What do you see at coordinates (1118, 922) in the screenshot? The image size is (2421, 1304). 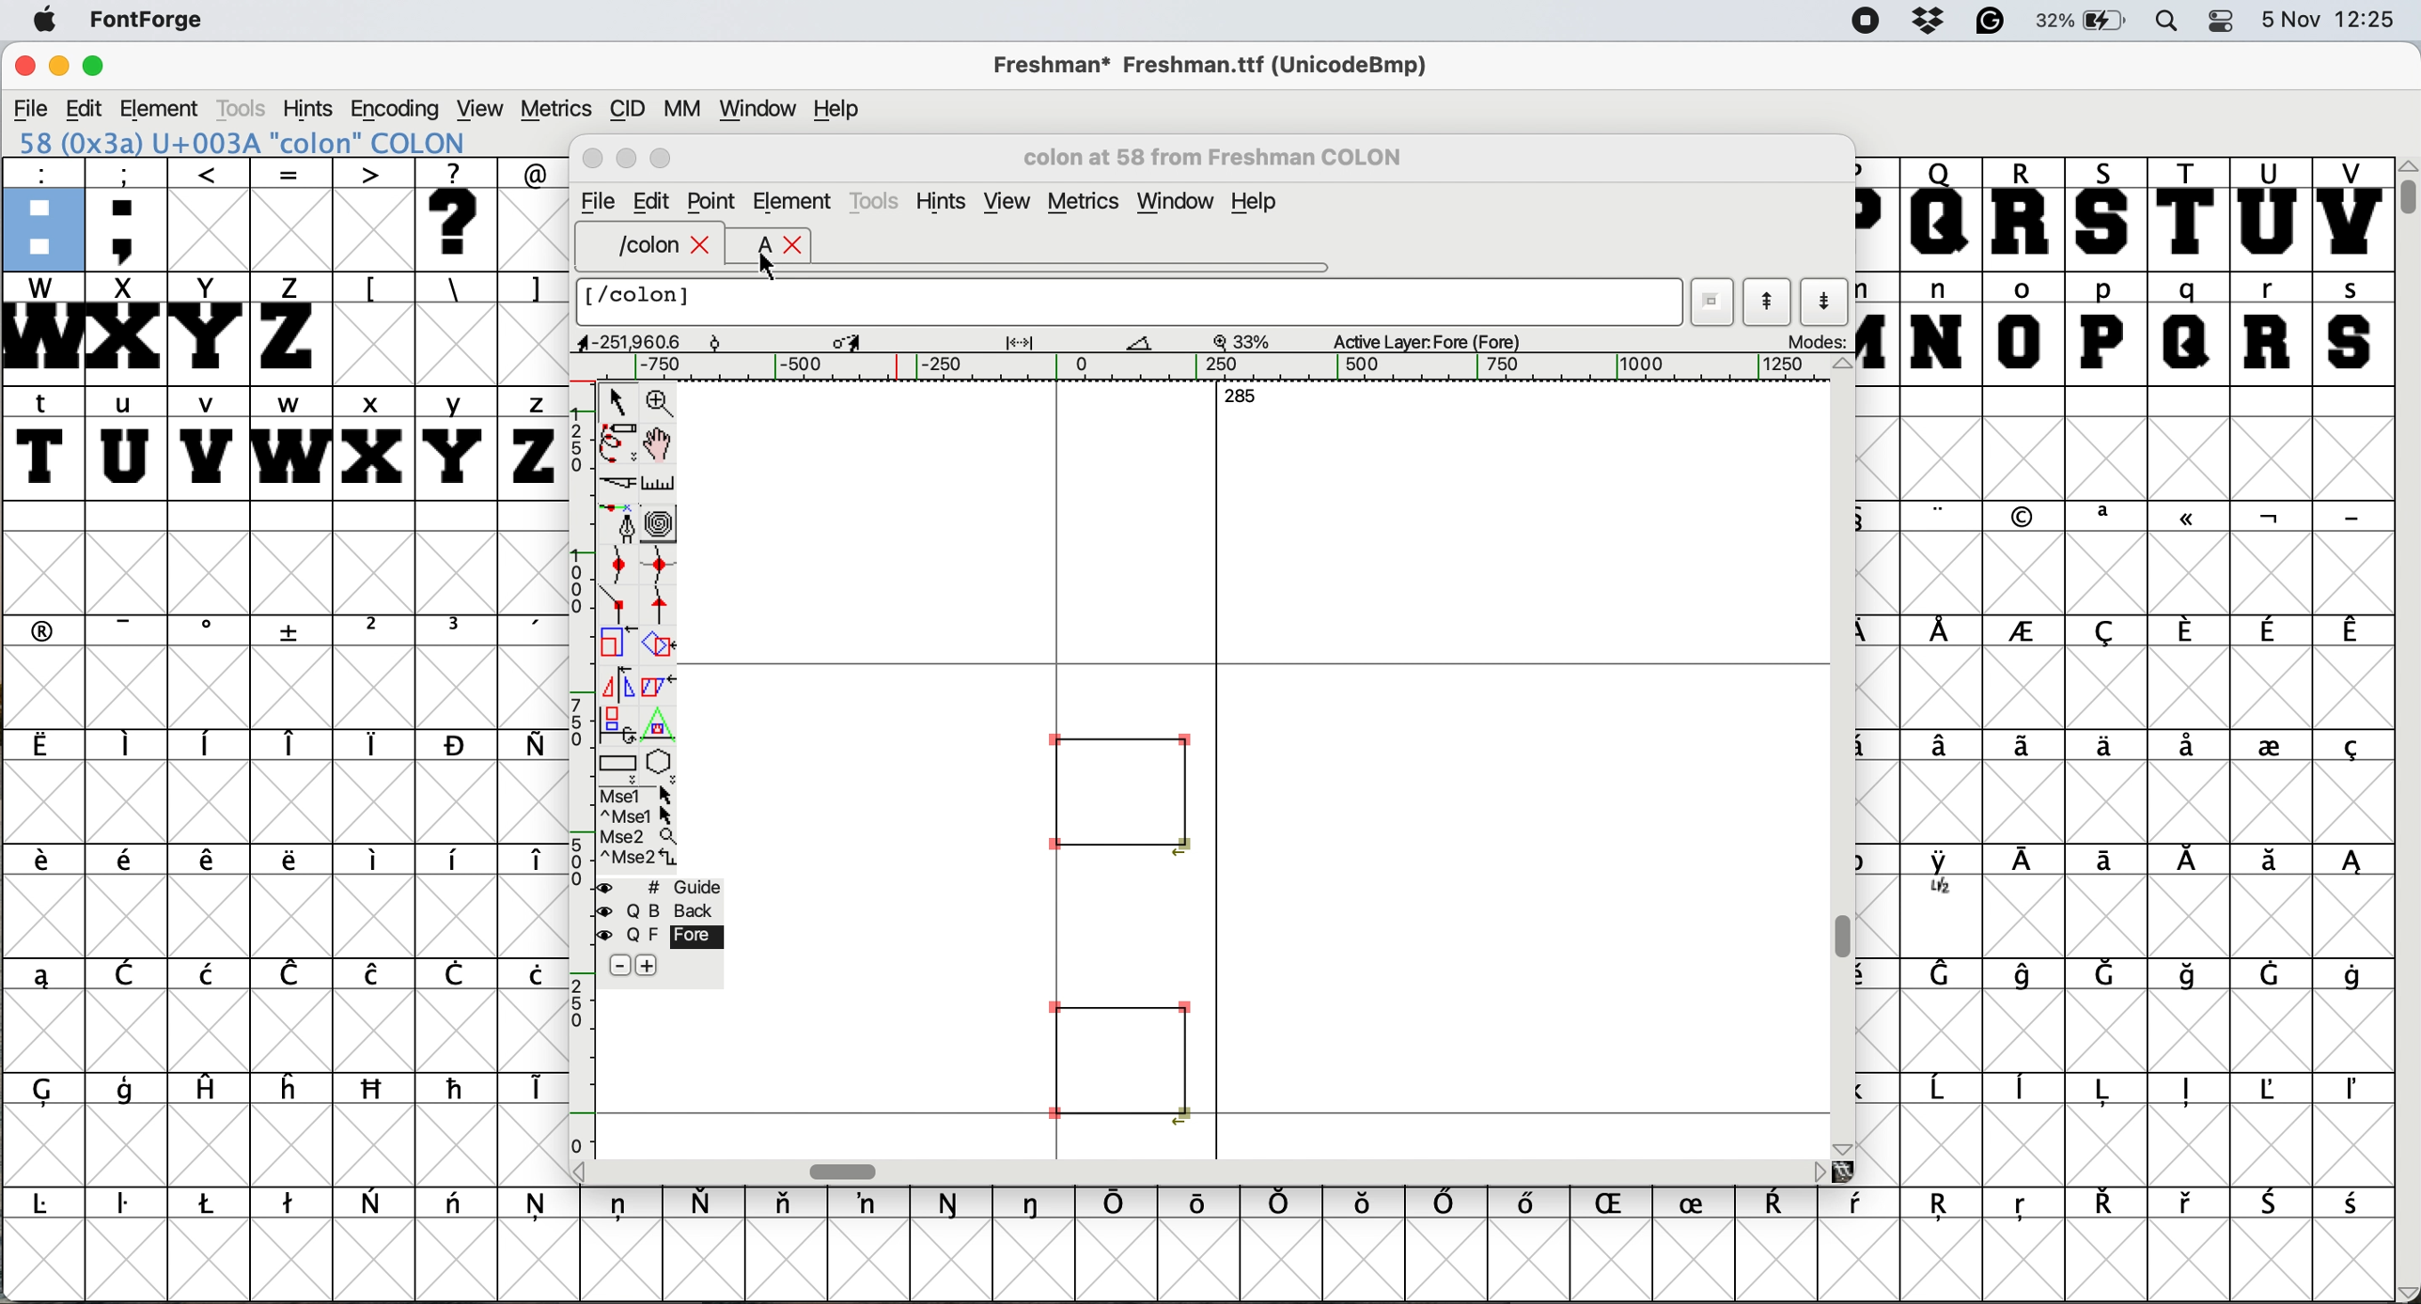 I see `glyph` at bounding box center [1118, 922].